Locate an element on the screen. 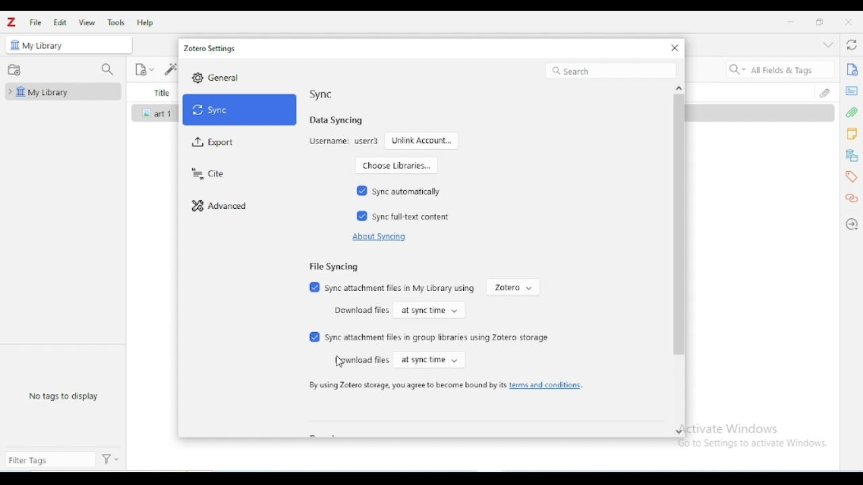  new item is located at coordinates (144, 70).